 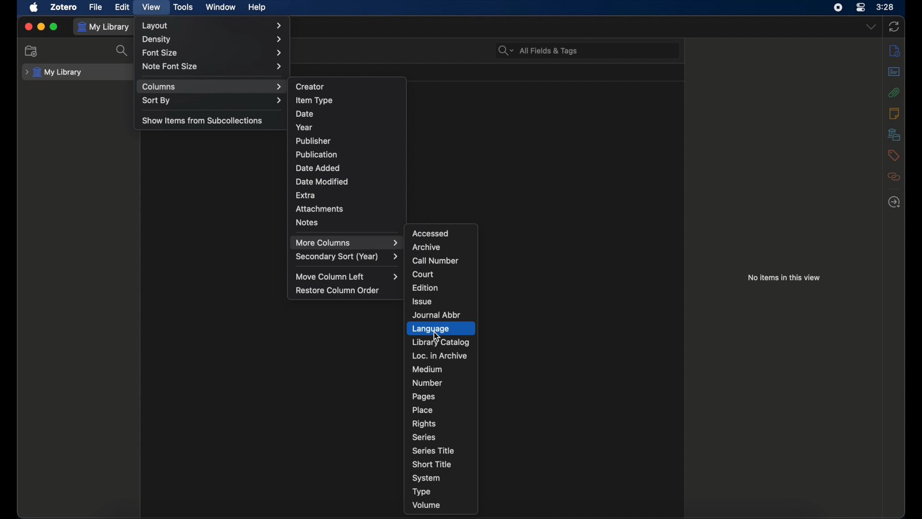 I want to click on font size, so click(x=213, y=53).